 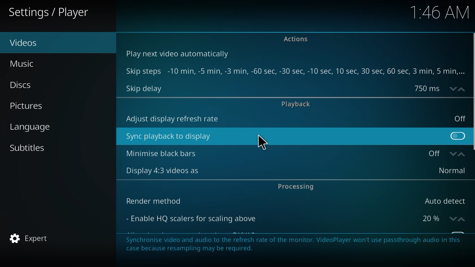 I want to click on time, so click(x=438, y=12).